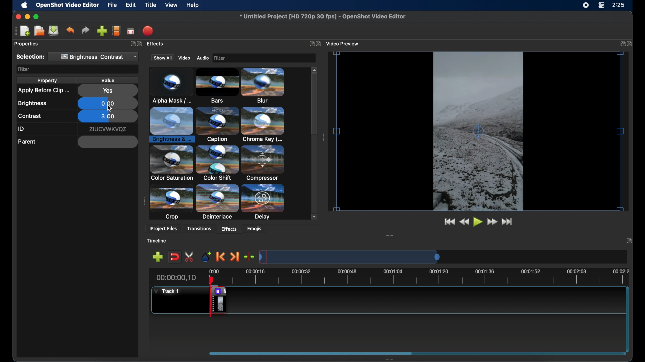  I want to click on export video, so click(148, 31).